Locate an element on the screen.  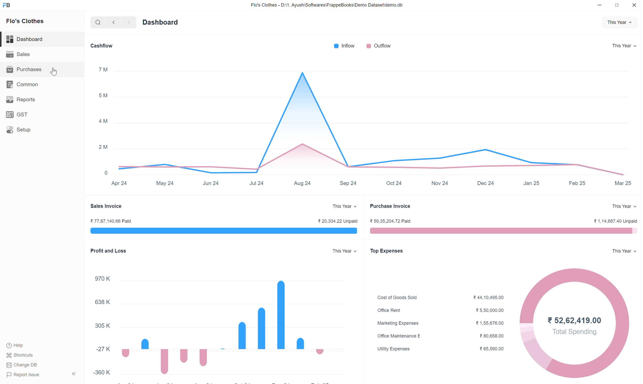
Mar 25 is located at coordinates (623, 183).